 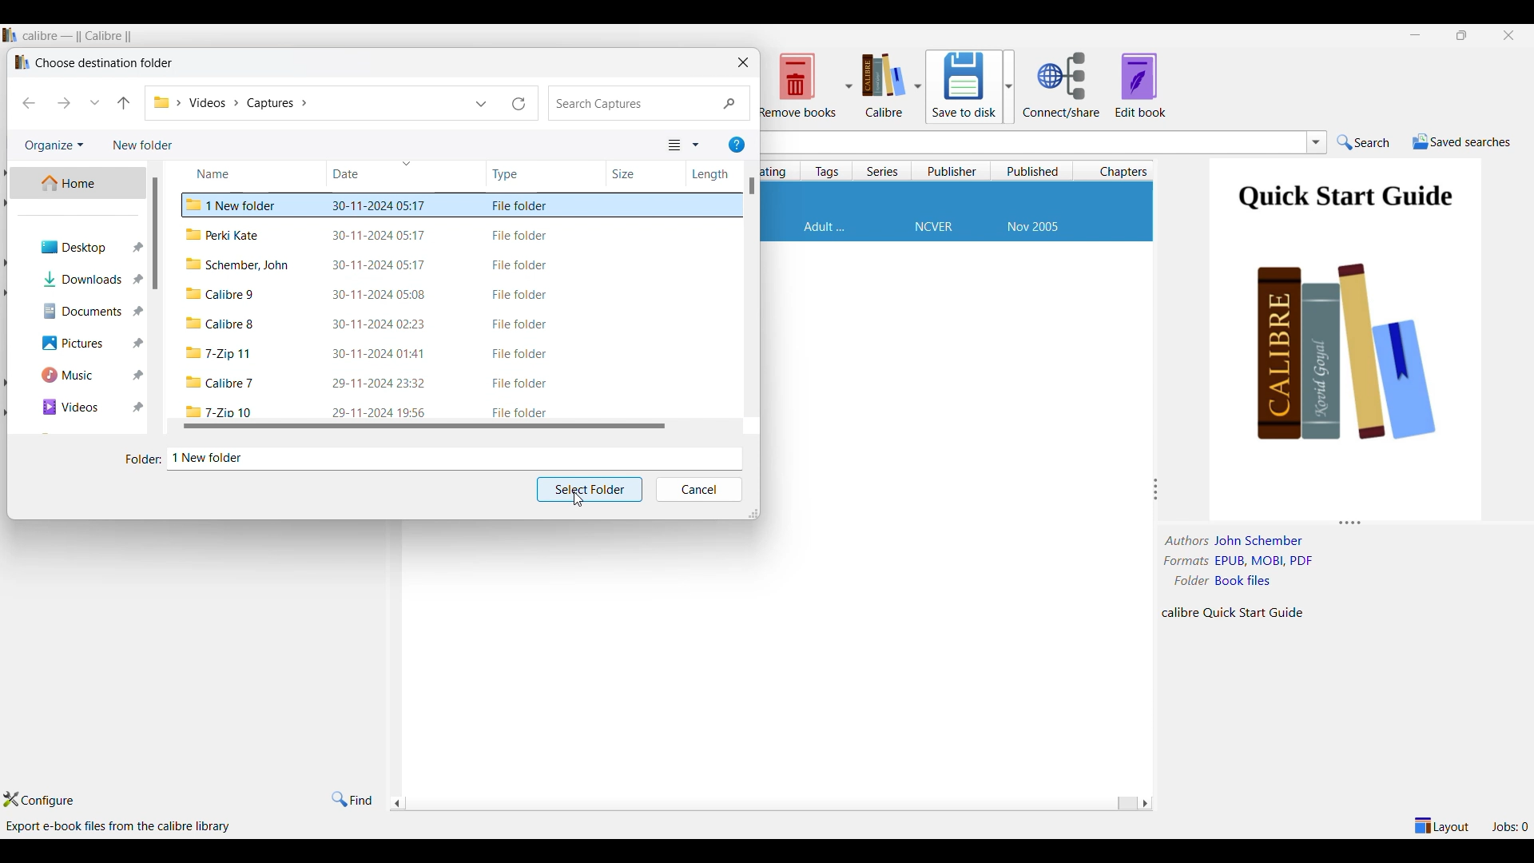 What do you see at coordinates (1462, 34) in the screenshot?
I see `Show interface in a smaller tab` at bounding box center [1462, 34].